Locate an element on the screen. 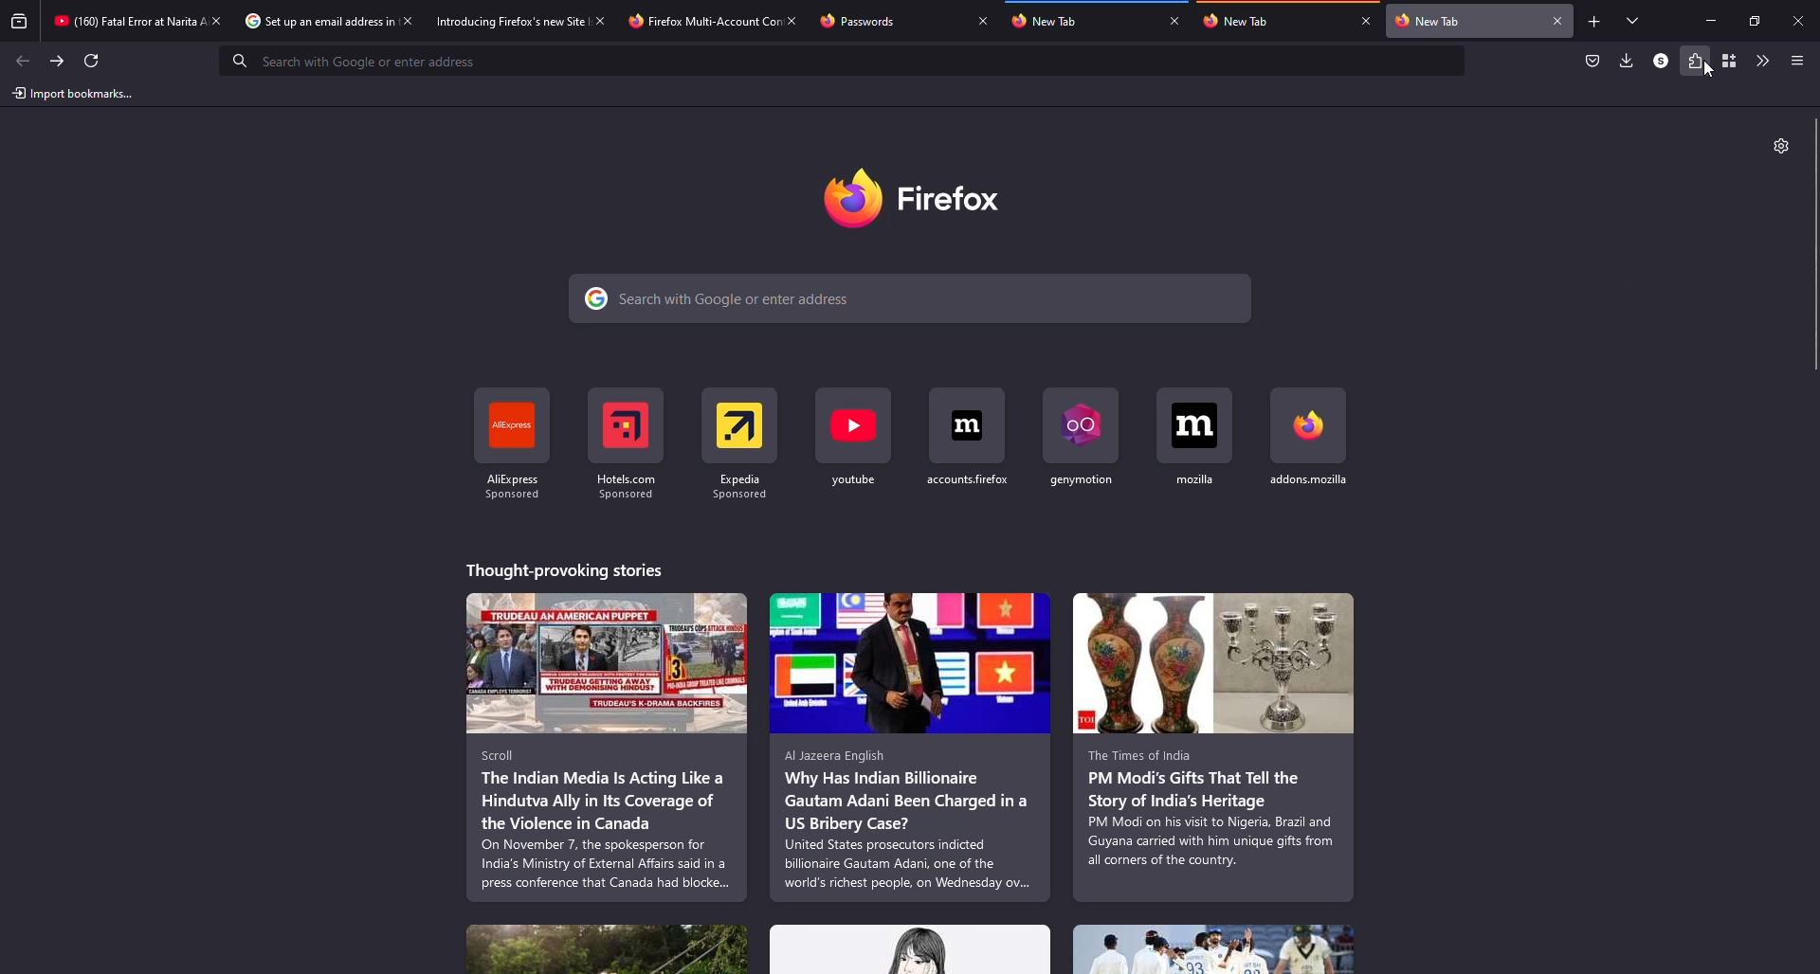 The height and width of the screenshot is (974, 1820). close is located at coordinates (1367, 20).